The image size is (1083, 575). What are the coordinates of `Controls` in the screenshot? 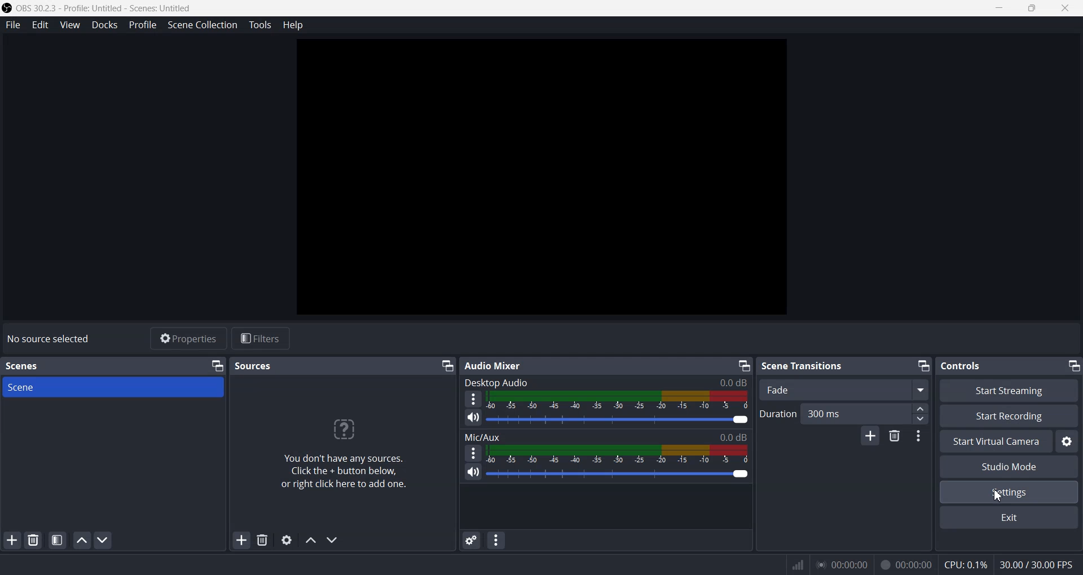 It's located at (966, 365).